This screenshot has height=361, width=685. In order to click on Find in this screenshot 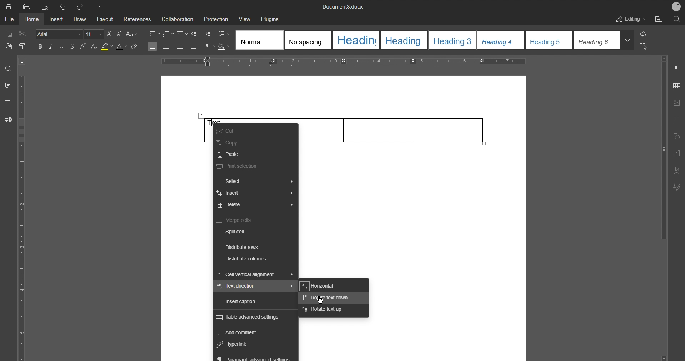, I will do `click(7, 68)`.